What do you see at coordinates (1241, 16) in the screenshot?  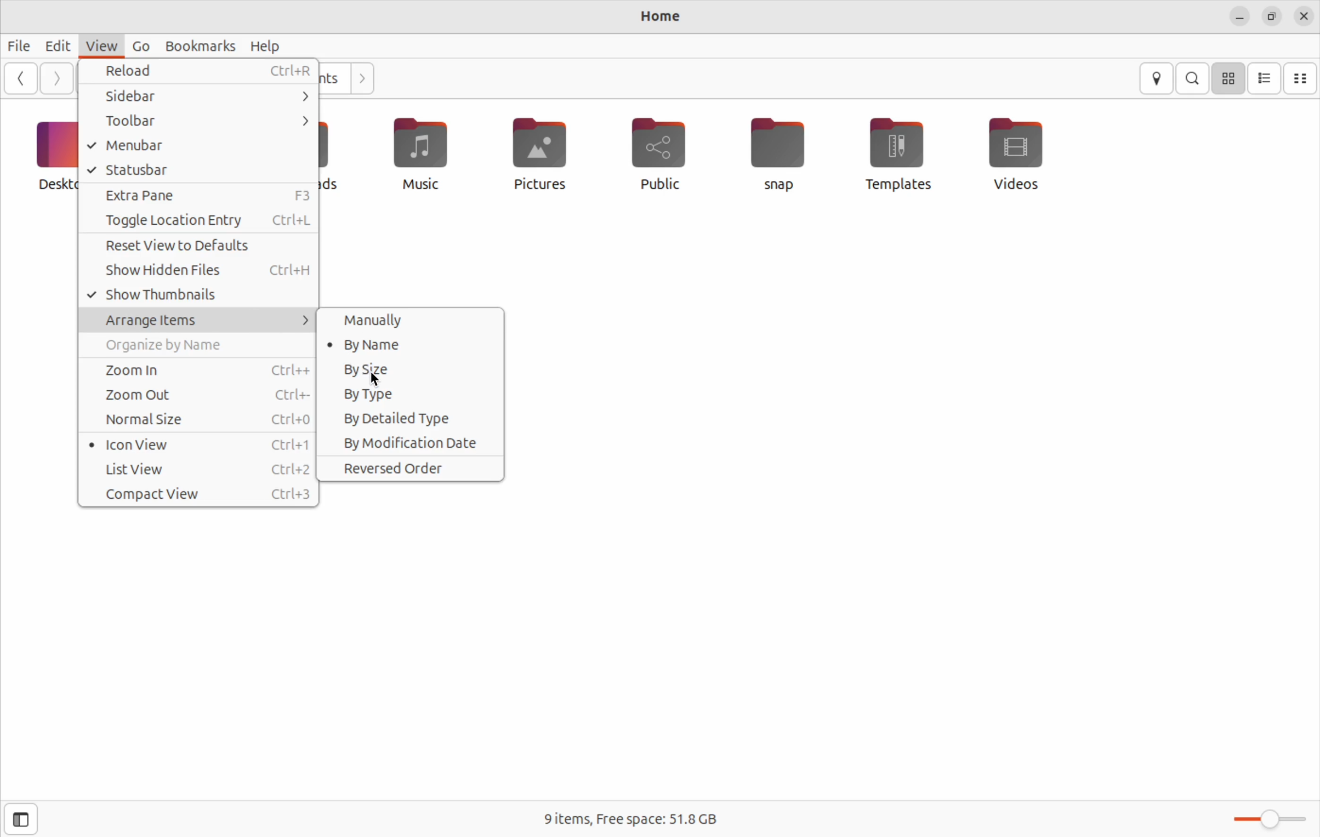 I see `minimze` at bounding box center [1241, 16].